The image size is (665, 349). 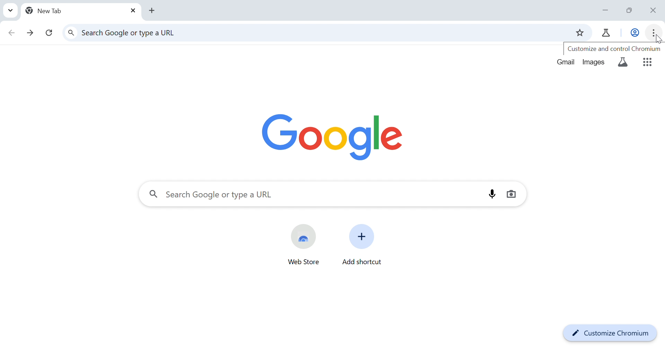 What do you see at coordinates (363, 262) in the screenshot?
I see `Add shortcut` at bounding box center [363, 262].